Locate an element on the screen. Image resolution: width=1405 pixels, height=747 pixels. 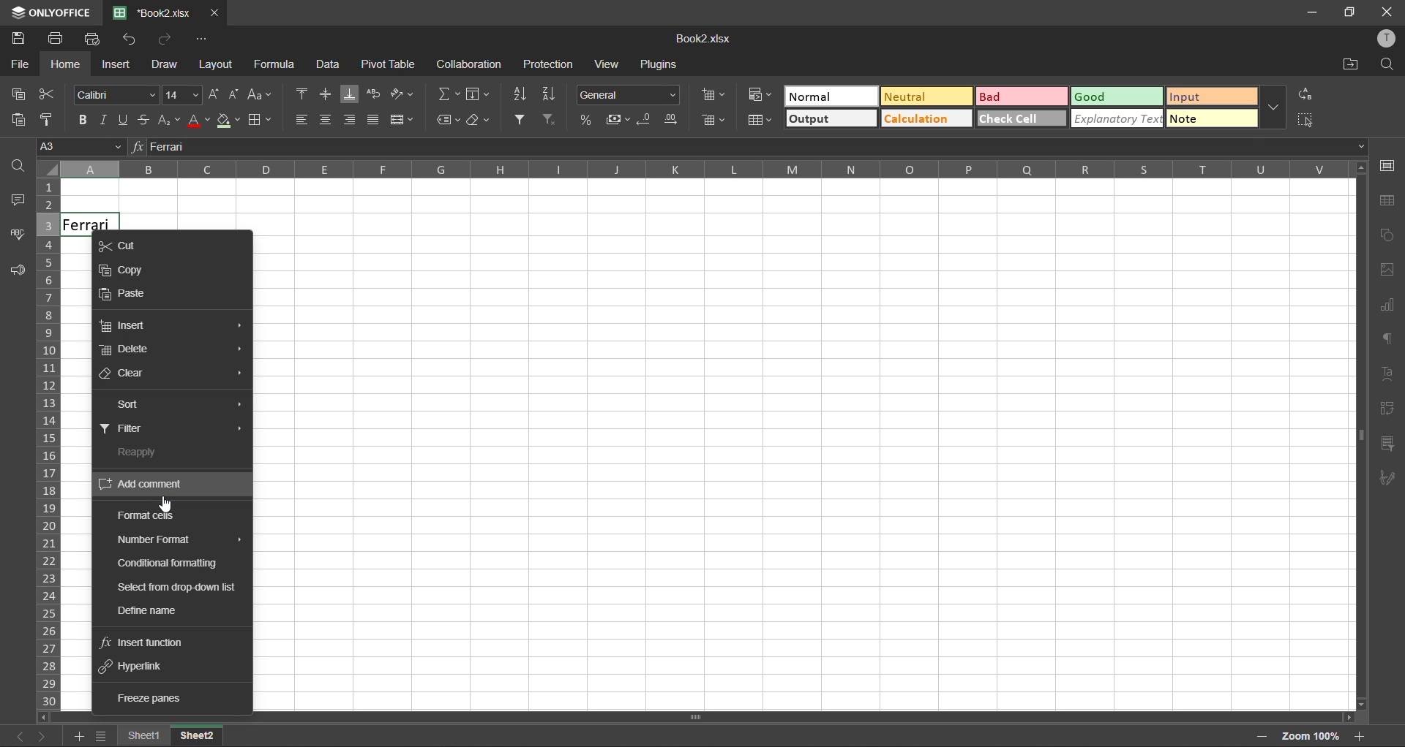
sheet 2 is located at coordinates (200, 736).